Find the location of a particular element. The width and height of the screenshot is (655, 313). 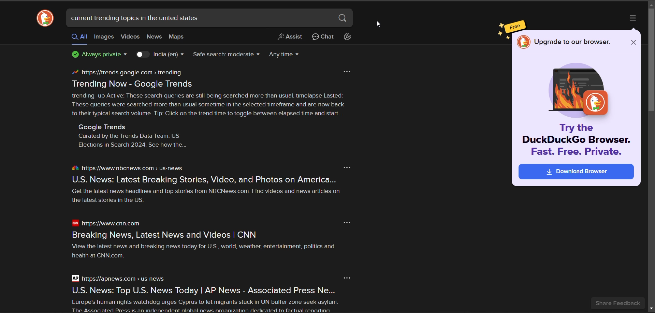

videos is located at coordinates (130, 38).